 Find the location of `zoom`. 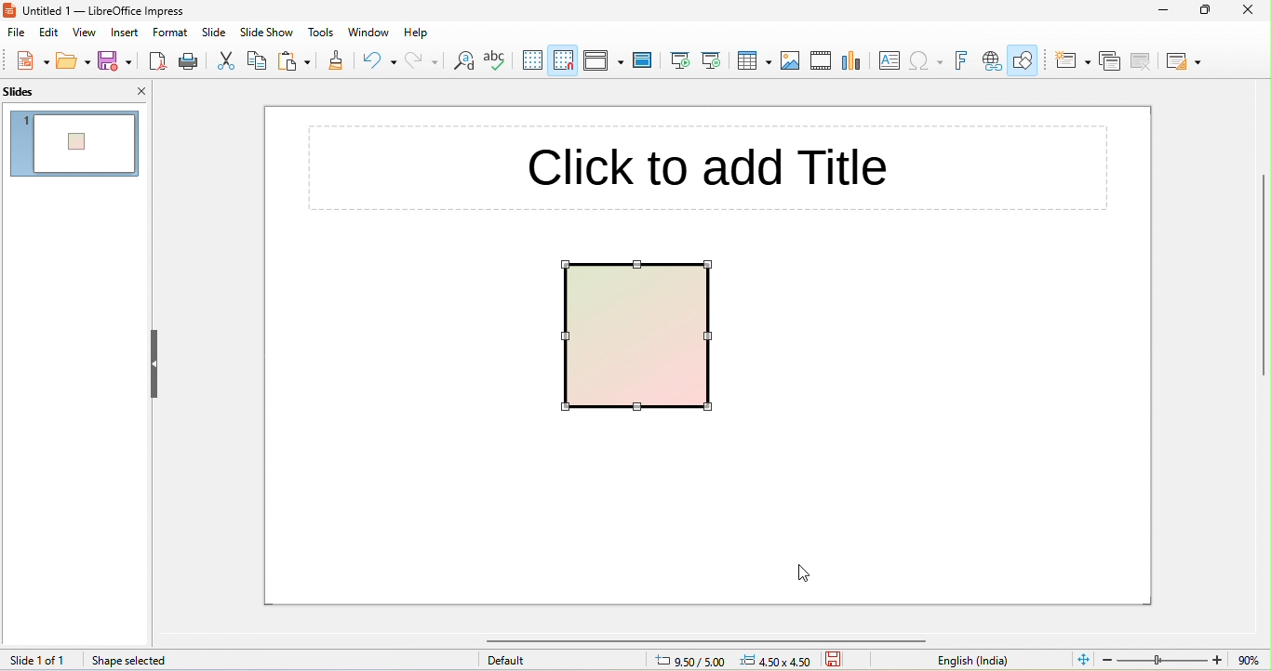

zoom is located at coordinates (1185, 659).